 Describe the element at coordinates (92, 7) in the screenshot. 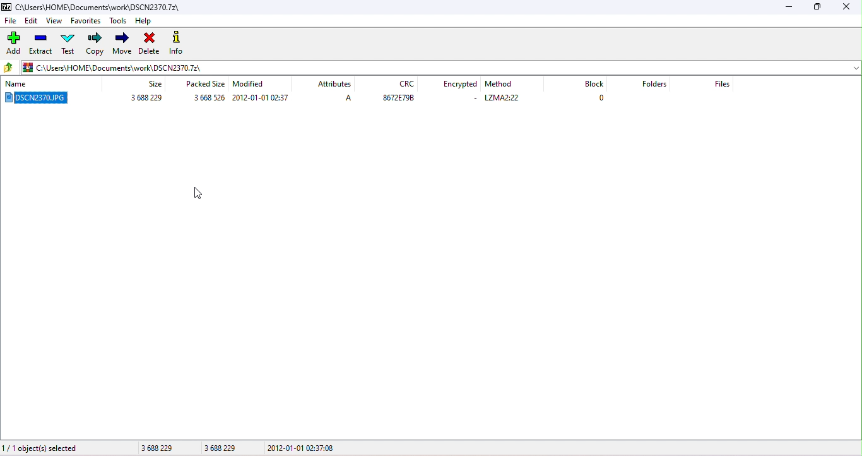

I see `c\users\home\documents\work\dscn2370.7z\` at that location.